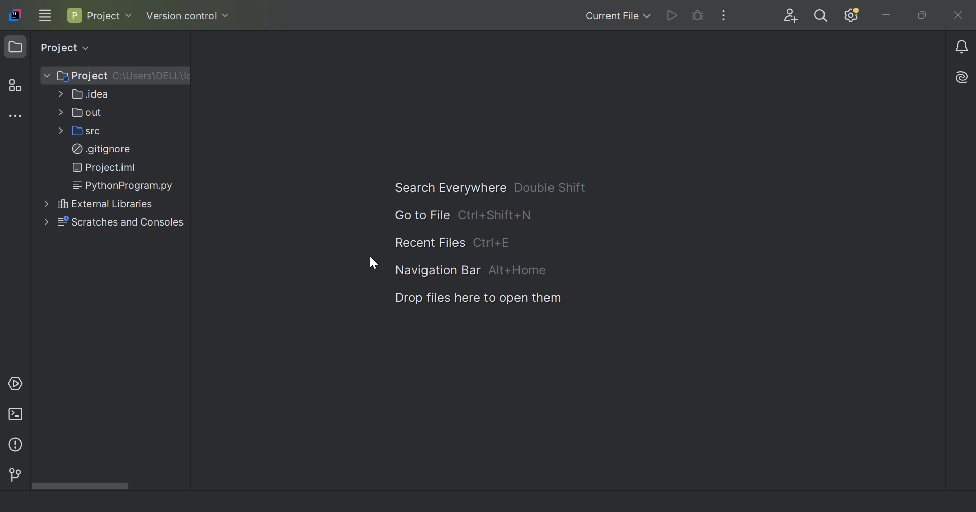 The height and width of the screenshot is (512, 976). What do you see at coordinates (18, 414) in the screenshot?
I see `Terminal` at bounding box center [18, 414].